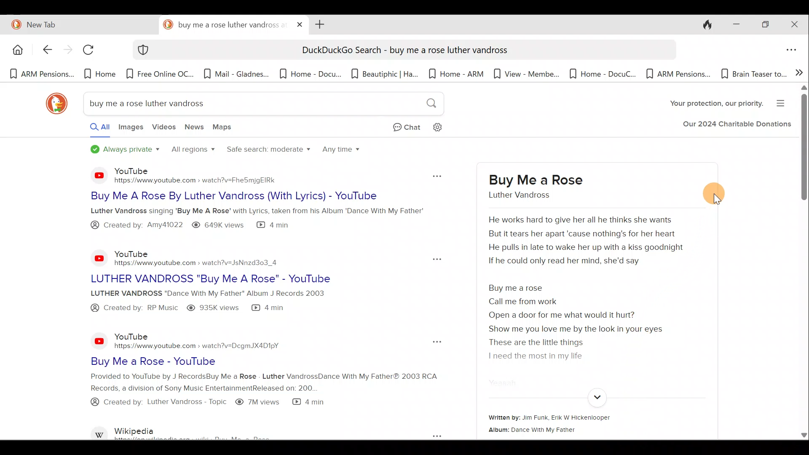  I want to click on buy me a rose luther vandross, so click(224, 25).